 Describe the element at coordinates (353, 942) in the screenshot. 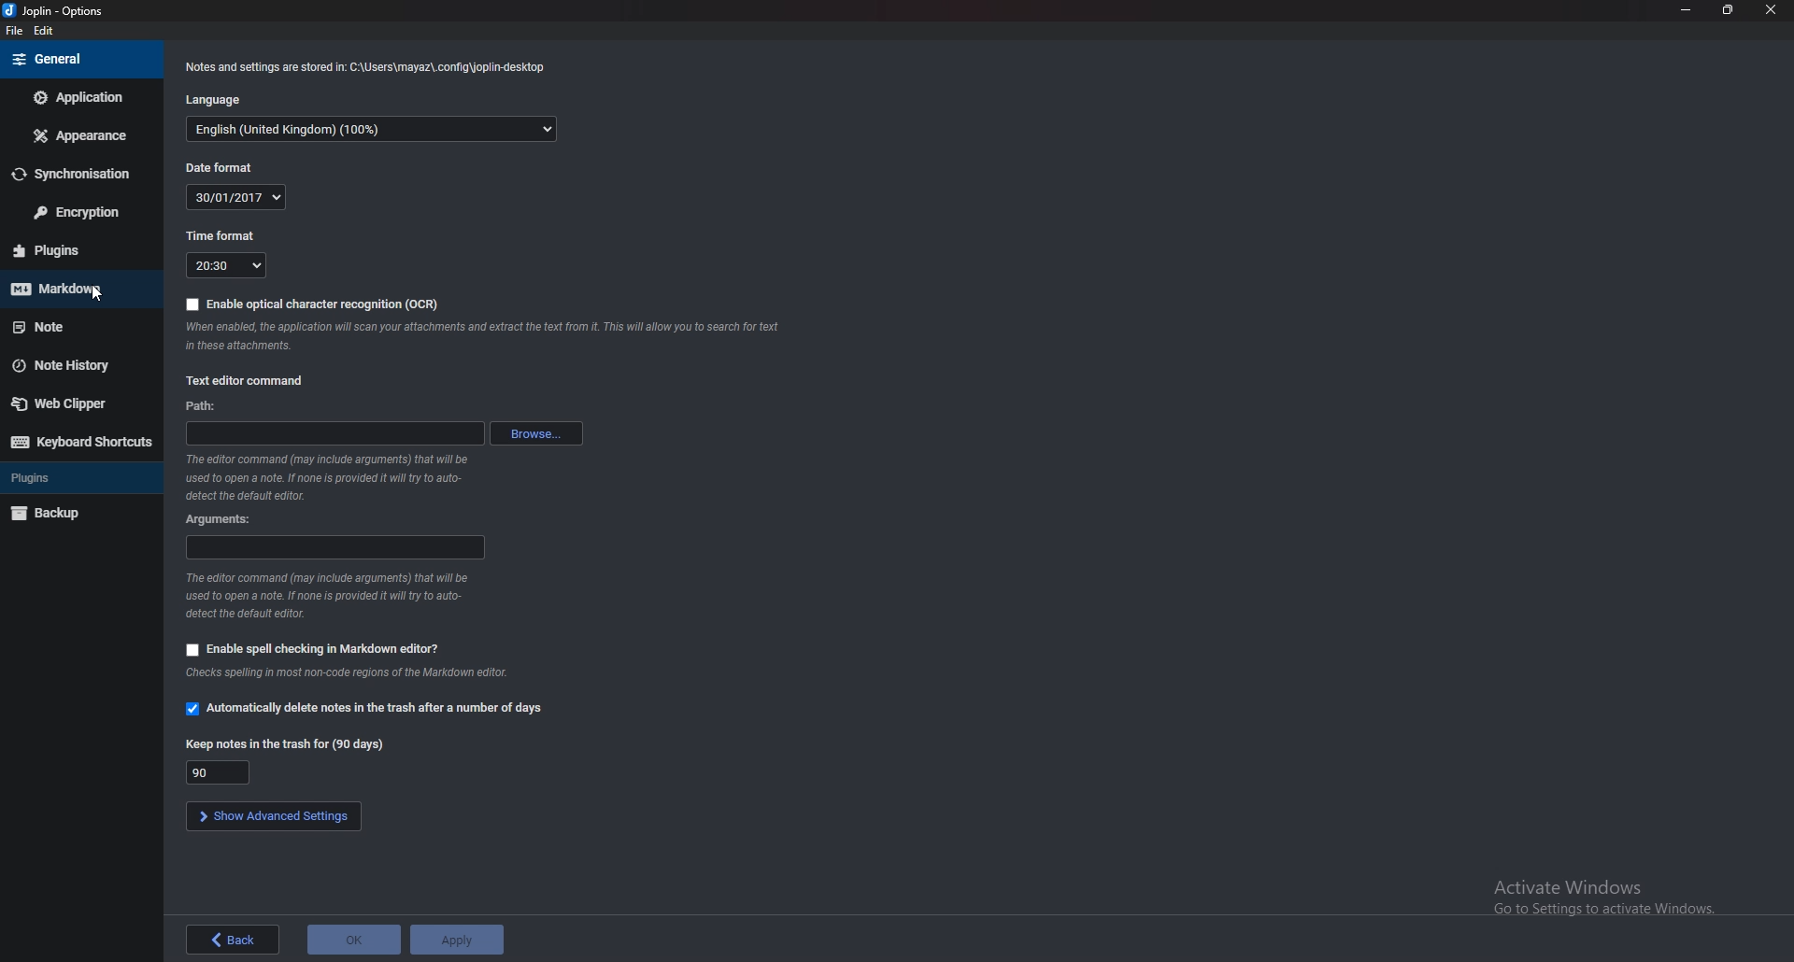

I see `ok` at that location.